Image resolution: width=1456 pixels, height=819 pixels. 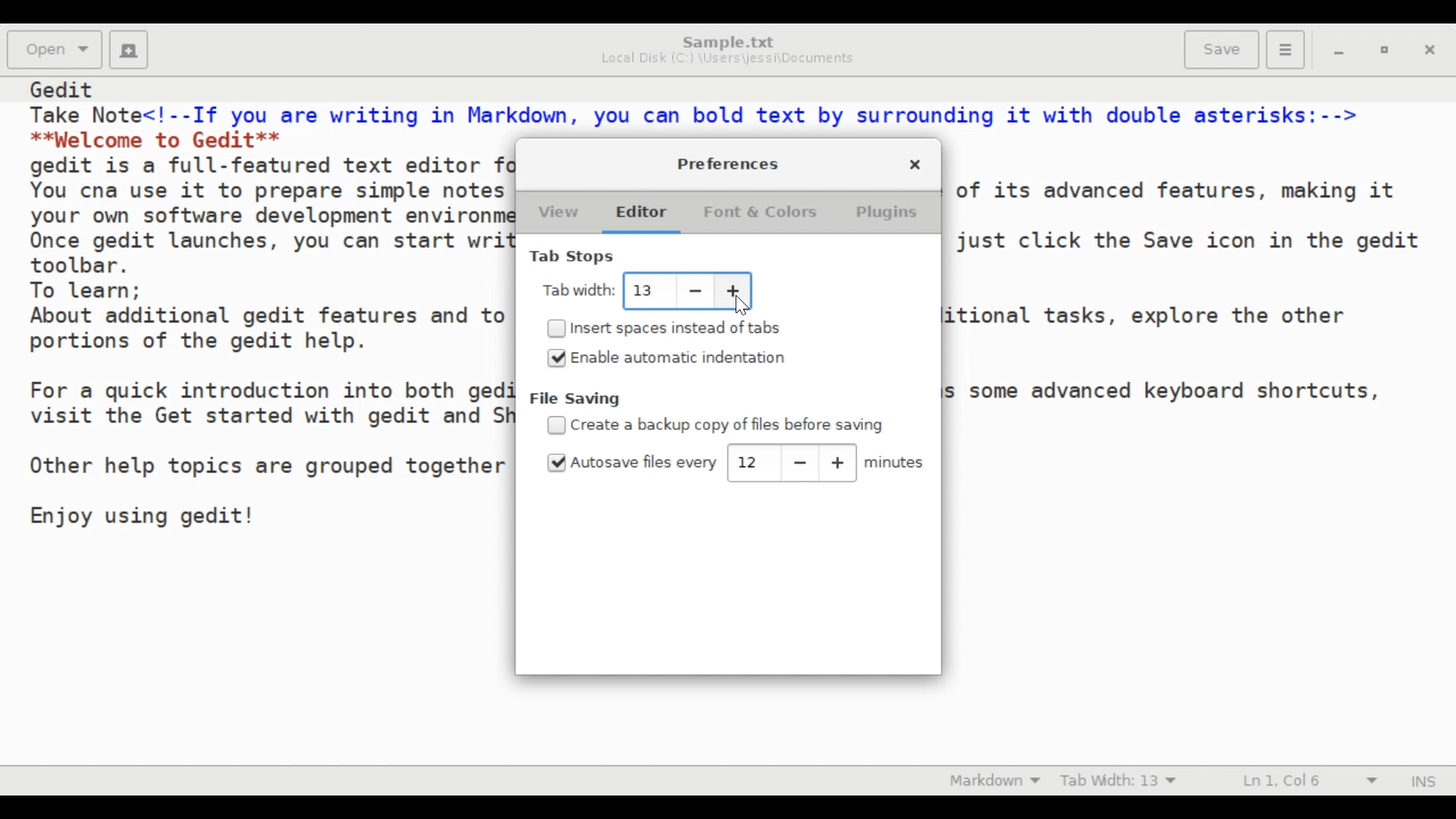 I want to click on increase, so click(x=838, y=462).